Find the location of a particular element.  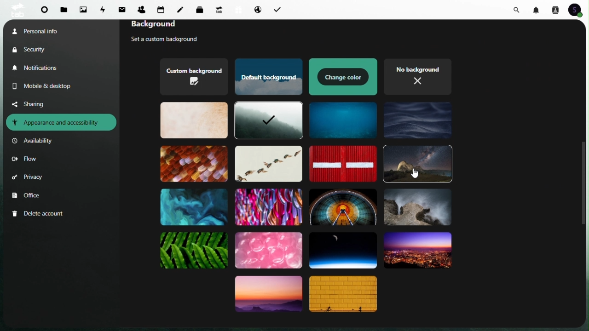

Themes is located at coordinates (342, 249).